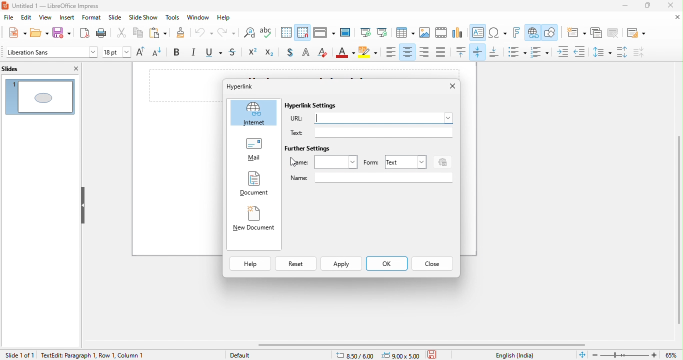 The width and height of the screenshot is (683, 360). What do you see at coordinates (323, 33) in the screenshot?
I see `display view` at bounding box center [323, 33].